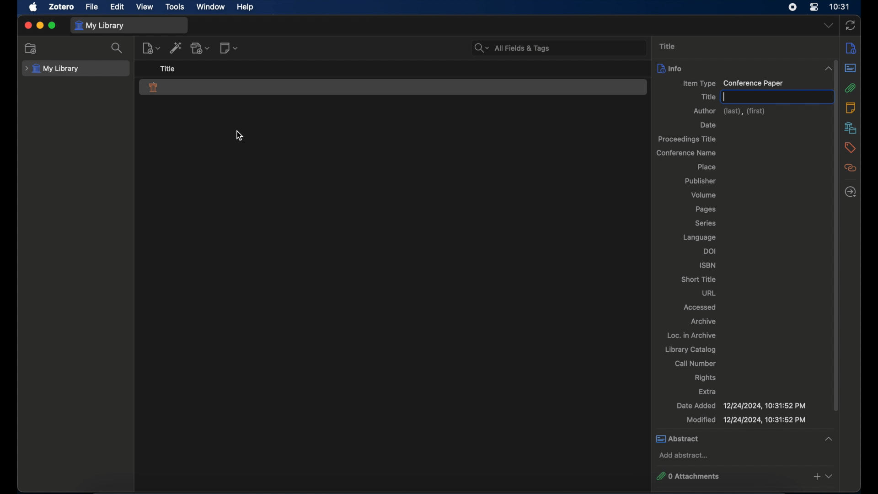  I want to click on my library, so click(52, 69).